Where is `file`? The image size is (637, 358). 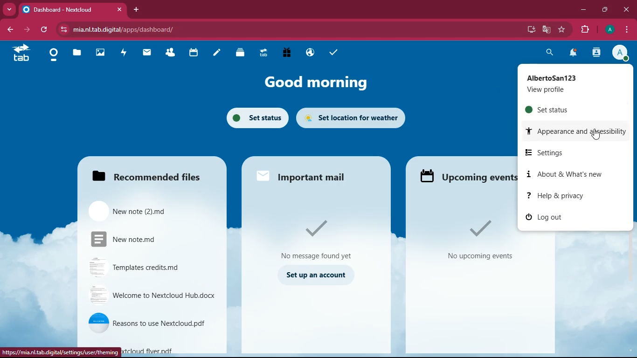
file is located at coordinates (139, 211).